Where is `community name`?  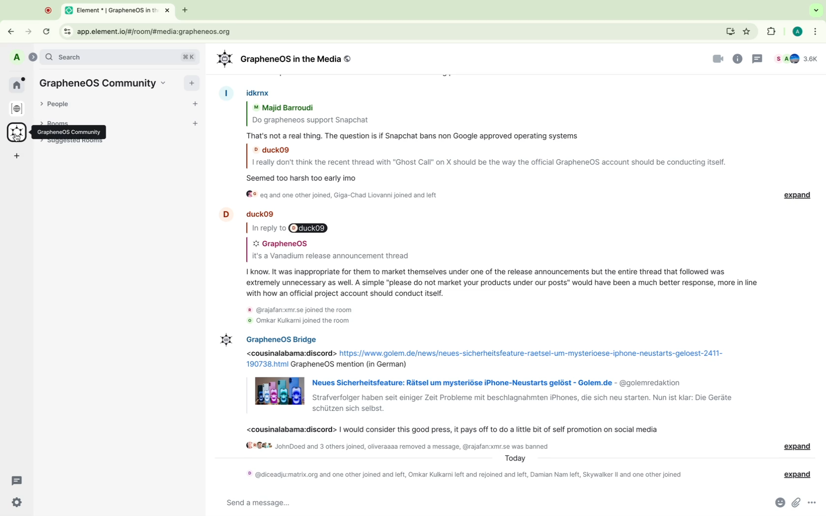
community name is located at coordinates (106, 83).